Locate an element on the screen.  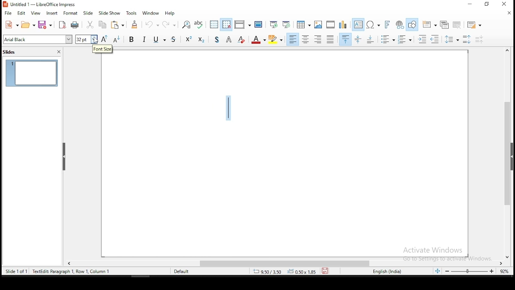
insert special characters is located at coordinates (373, 25).